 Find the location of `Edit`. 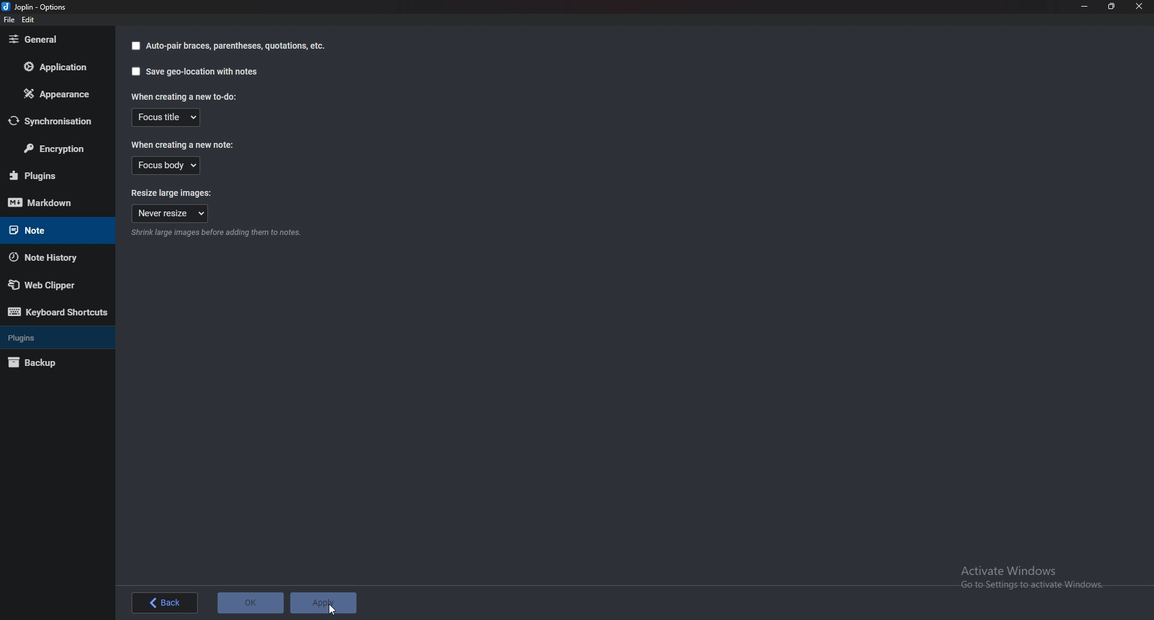

Edit is located at coordinates (29, 20).